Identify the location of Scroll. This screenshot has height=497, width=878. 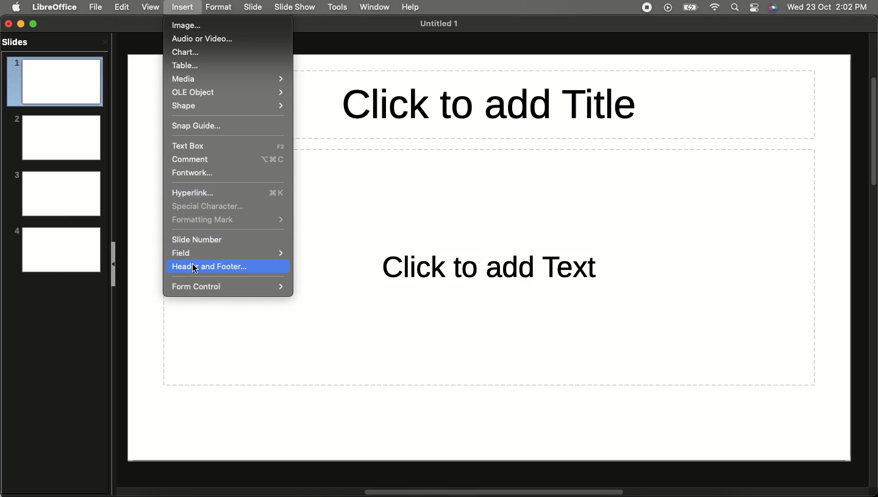
(491, 492).